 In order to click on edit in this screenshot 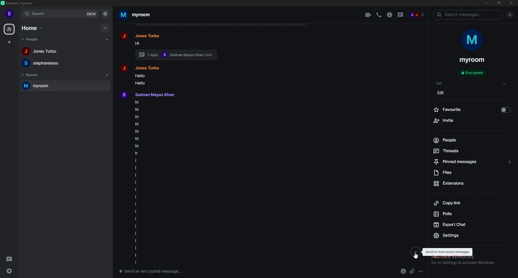, I will do `click(443, 93)`.